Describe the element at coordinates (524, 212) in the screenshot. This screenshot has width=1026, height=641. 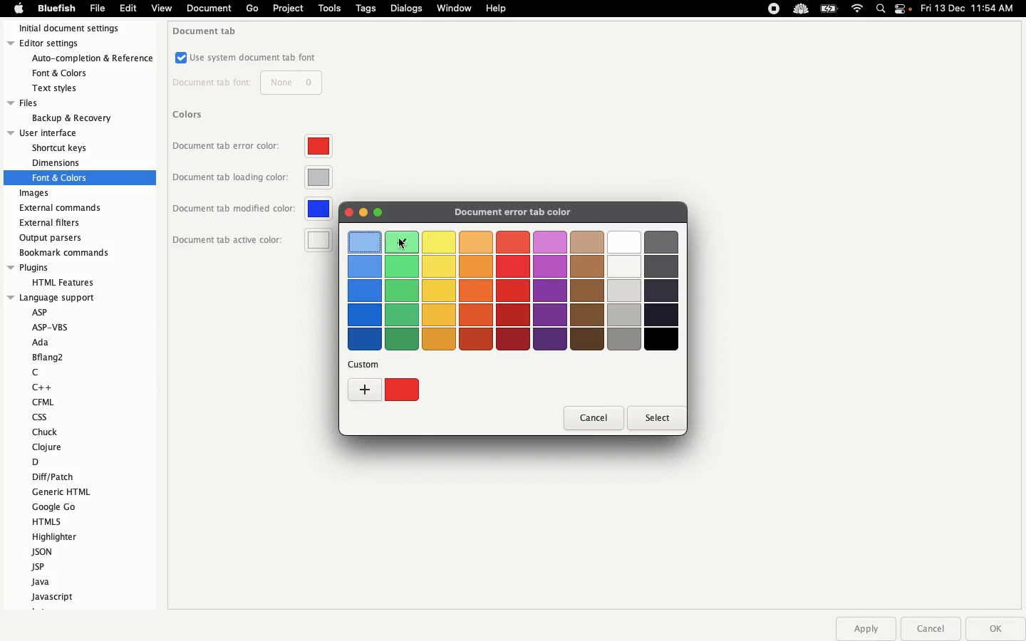
I see `Document error ta color` at that location.